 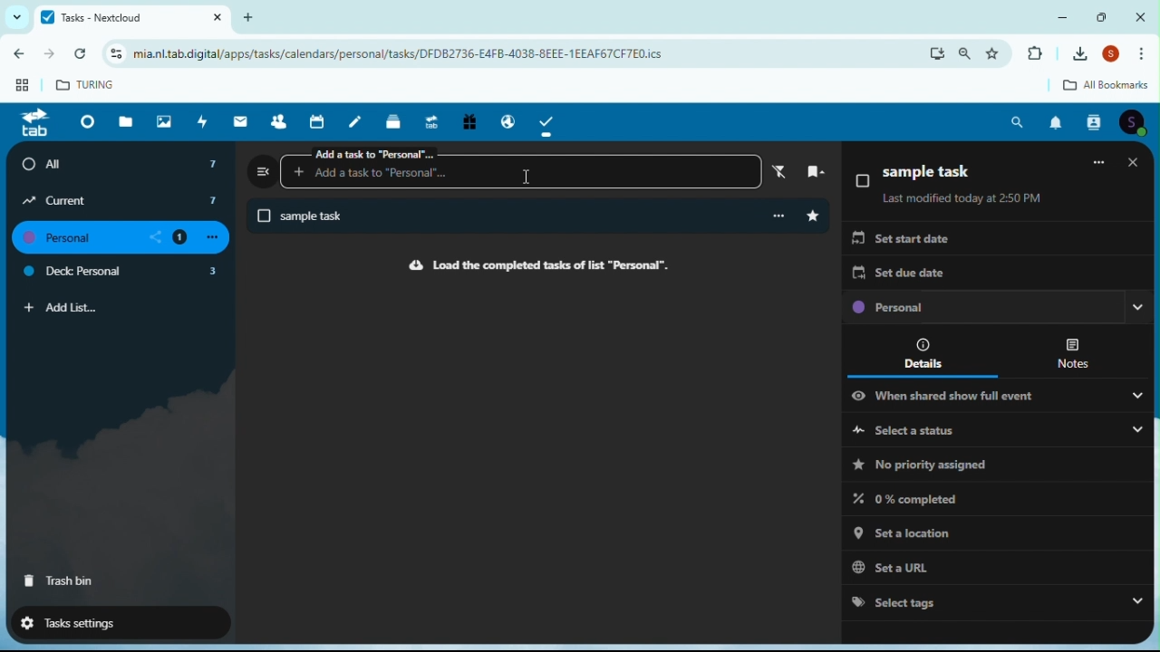 I want to click on Task created, so click(x=498, y=217).